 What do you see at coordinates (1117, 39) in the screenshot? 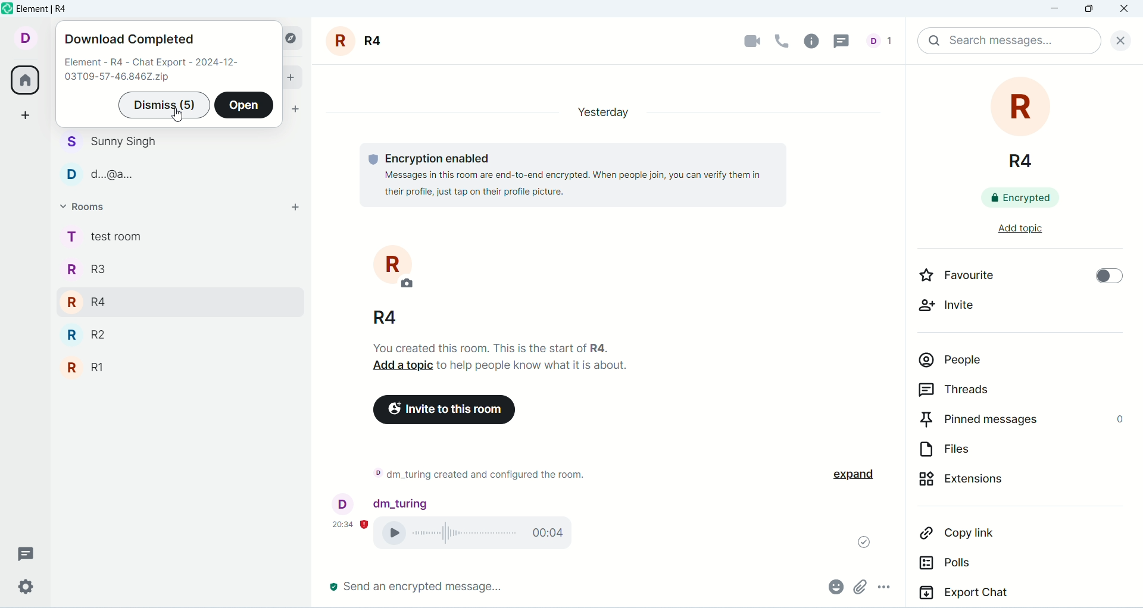
I see `close` at bounding box center [1117, 39].